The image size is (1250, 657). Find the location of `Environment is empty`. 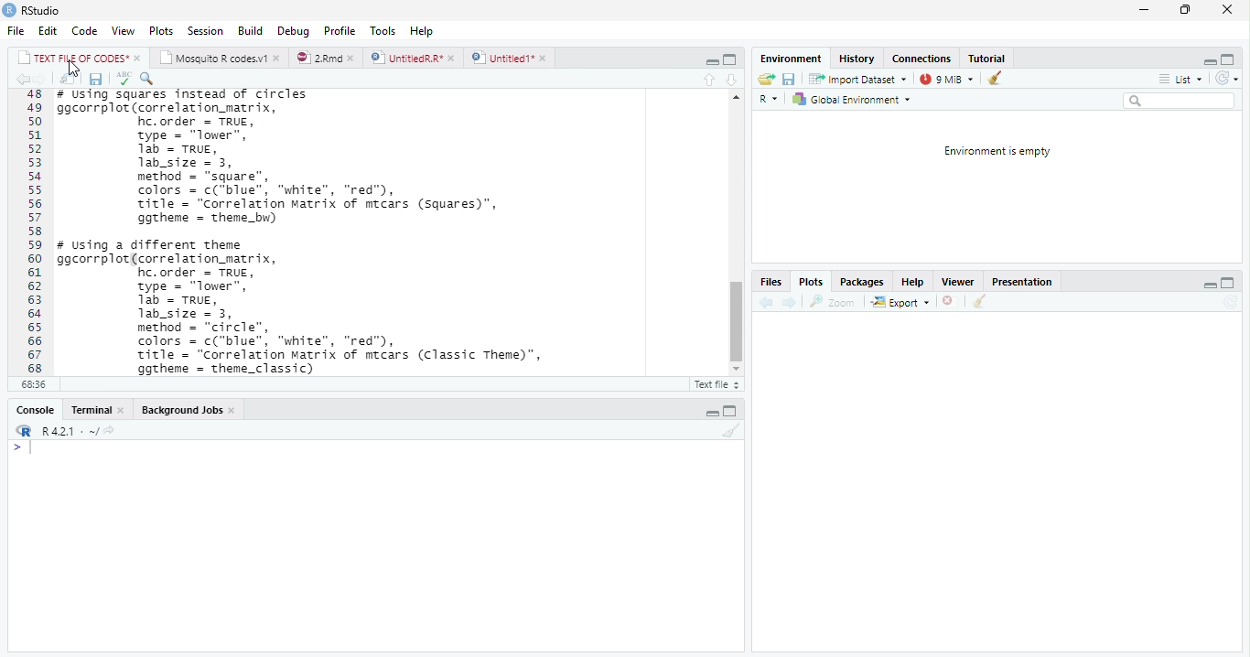

Environment is empty is located at coordinates (997, 152).